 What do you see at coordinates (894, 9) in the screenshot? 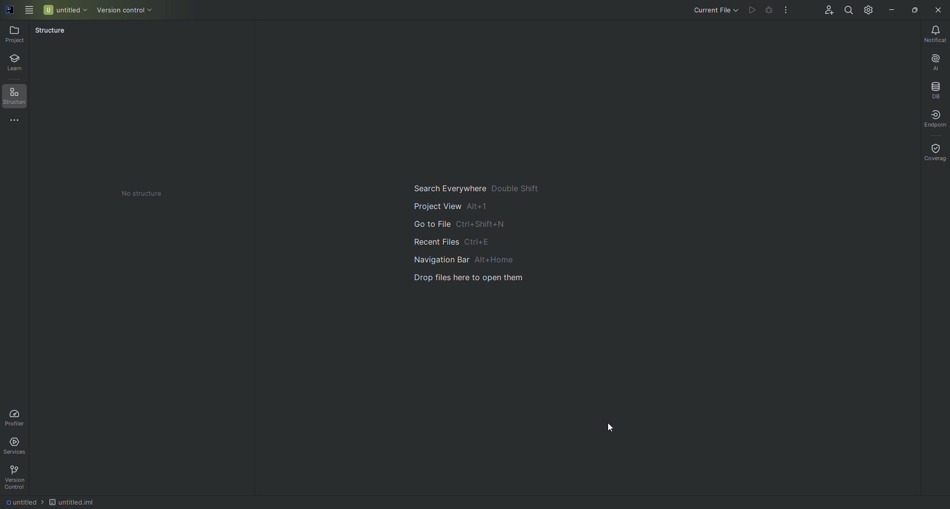
I see `Minimize` at bounding box center [894, 9].